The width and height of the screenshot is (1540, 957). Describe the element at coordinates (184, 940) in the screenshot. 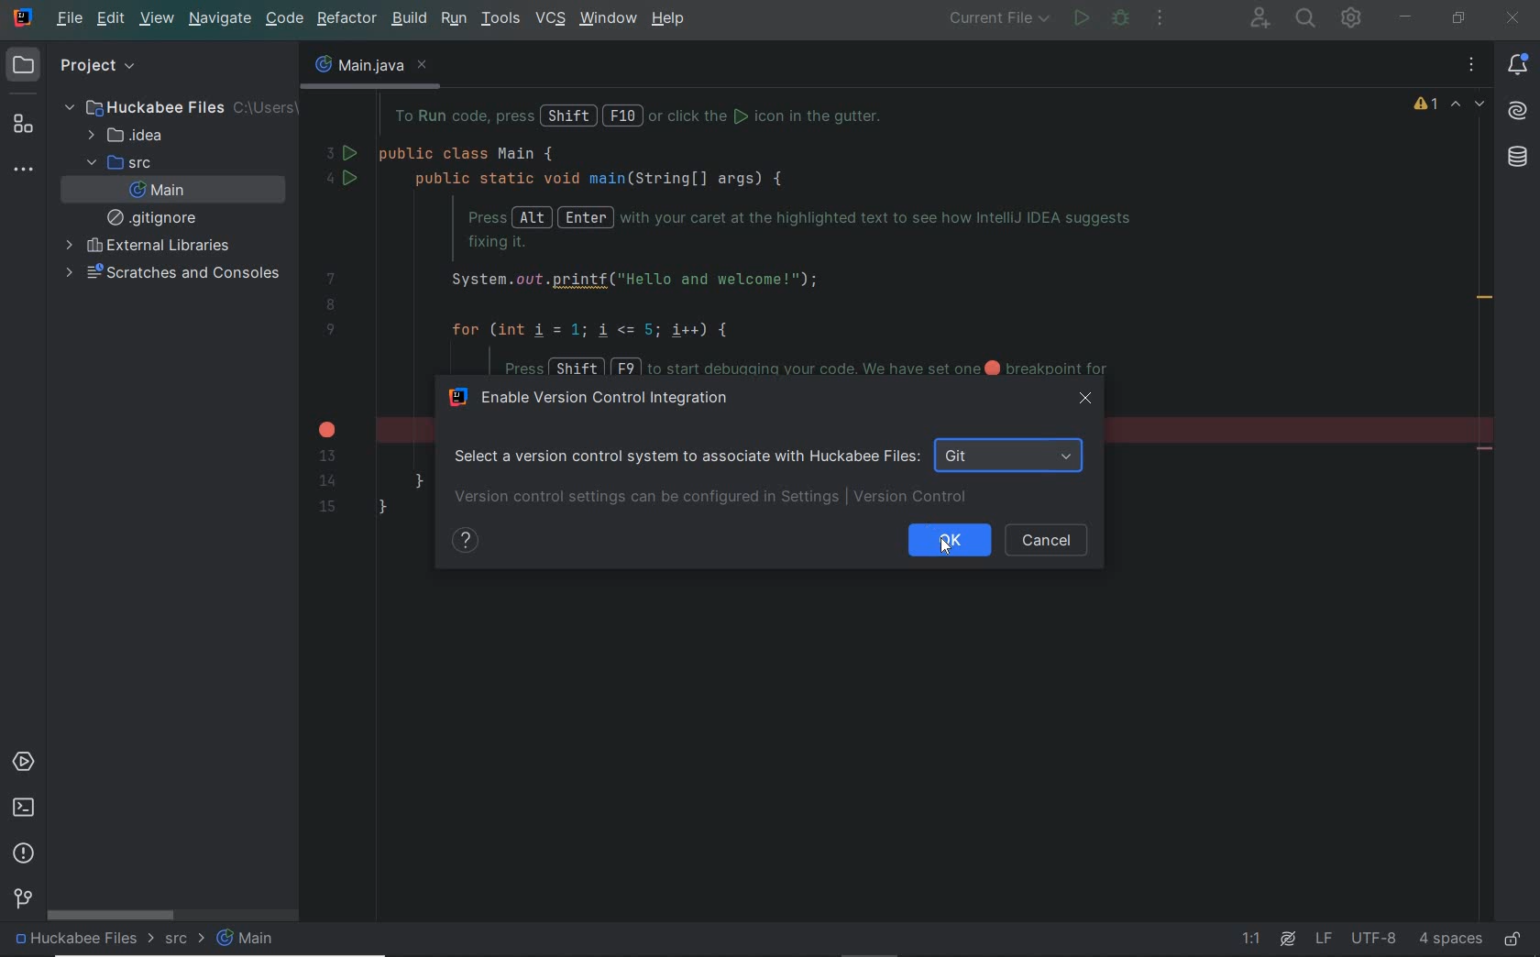

I see `src` at that location.